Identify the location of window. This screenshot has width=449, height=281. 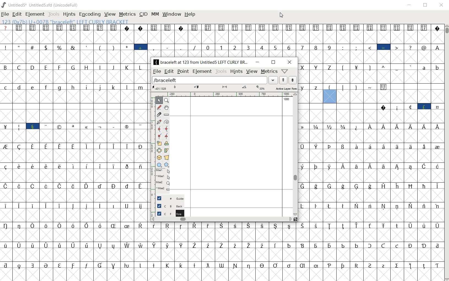
(171, 14).